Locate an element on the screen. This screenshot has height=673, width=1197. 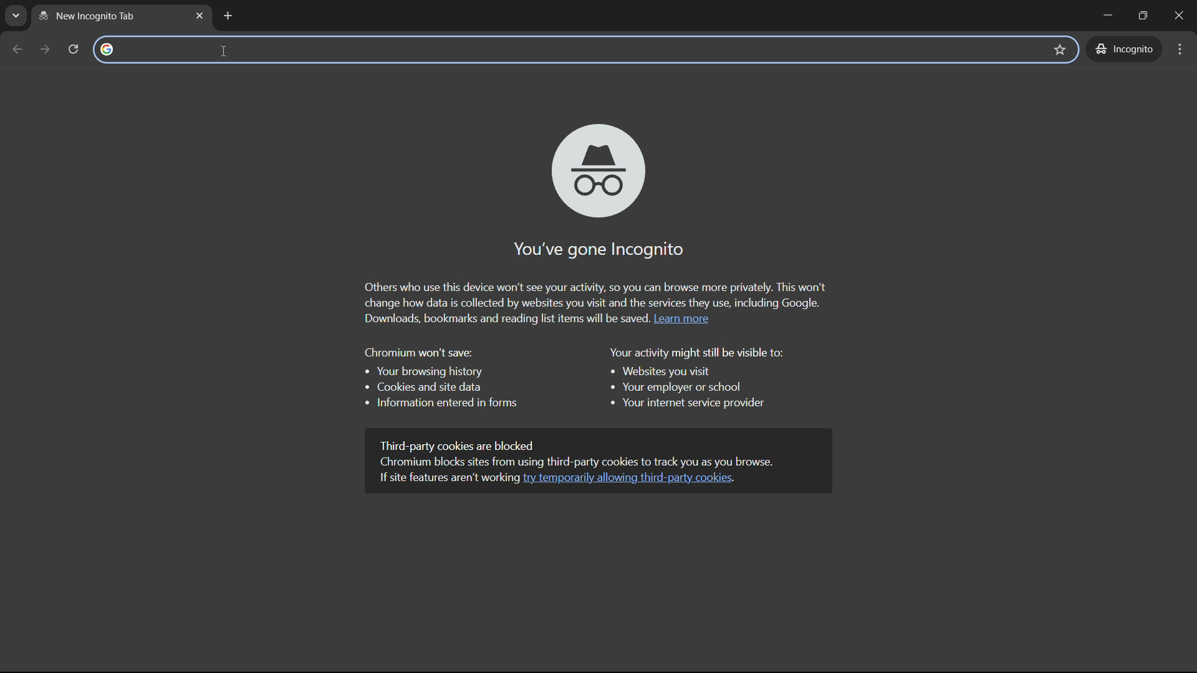
You've gone Incognito is located at coordinates (593, 249).